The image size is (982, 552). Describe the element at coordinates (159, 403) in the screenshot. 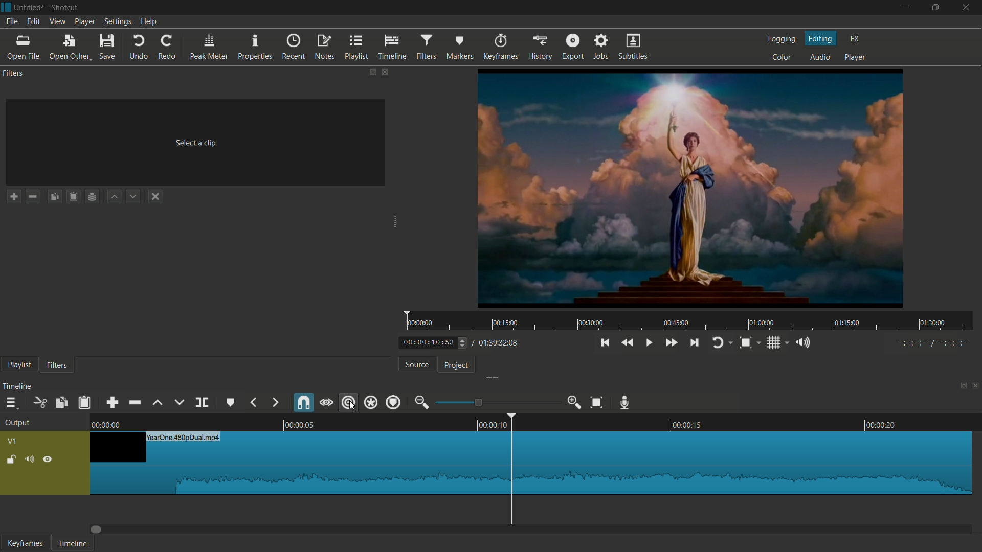

I see `lift` at that location.